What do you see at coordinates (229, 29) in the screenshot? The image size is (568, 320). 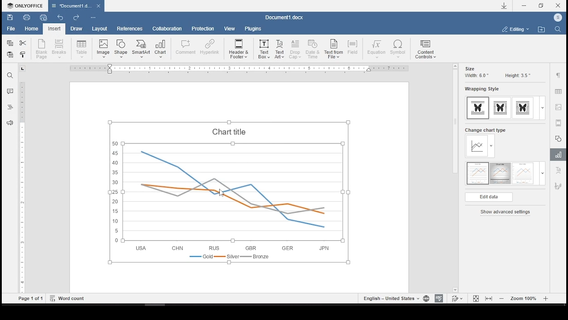 I see `view` at bounding box center [229, 29].